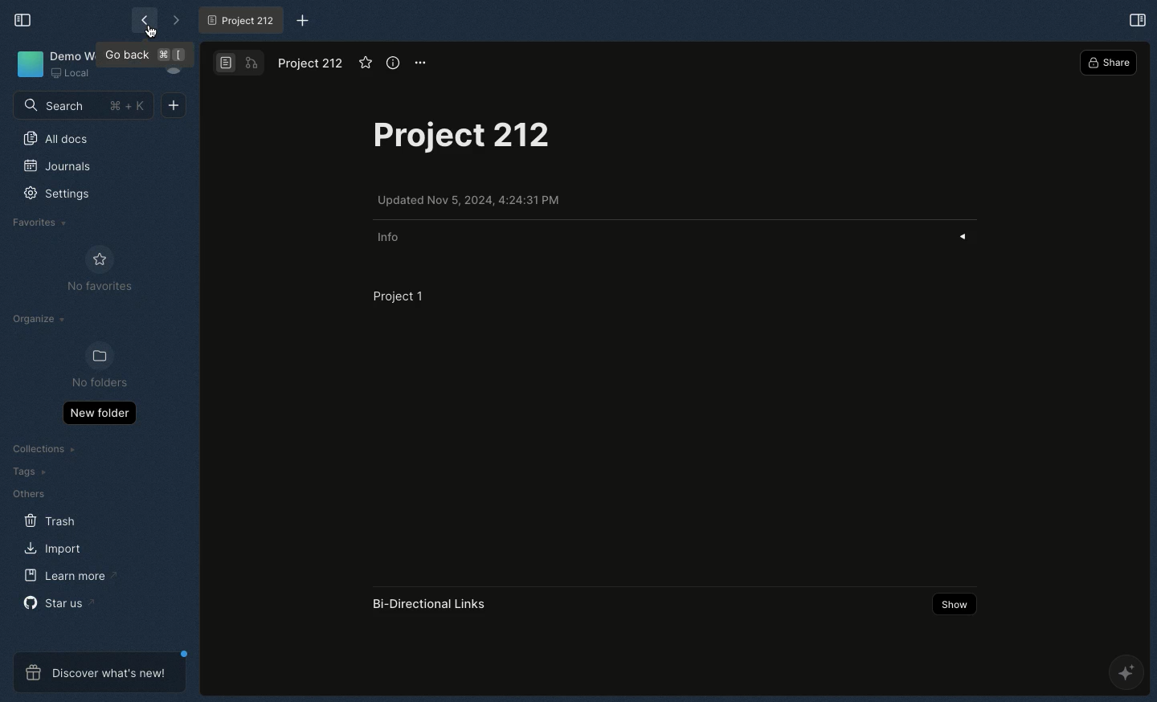 The height and width of the screenshot is (702, 1157). I want to click on Info, so click(391, 237).